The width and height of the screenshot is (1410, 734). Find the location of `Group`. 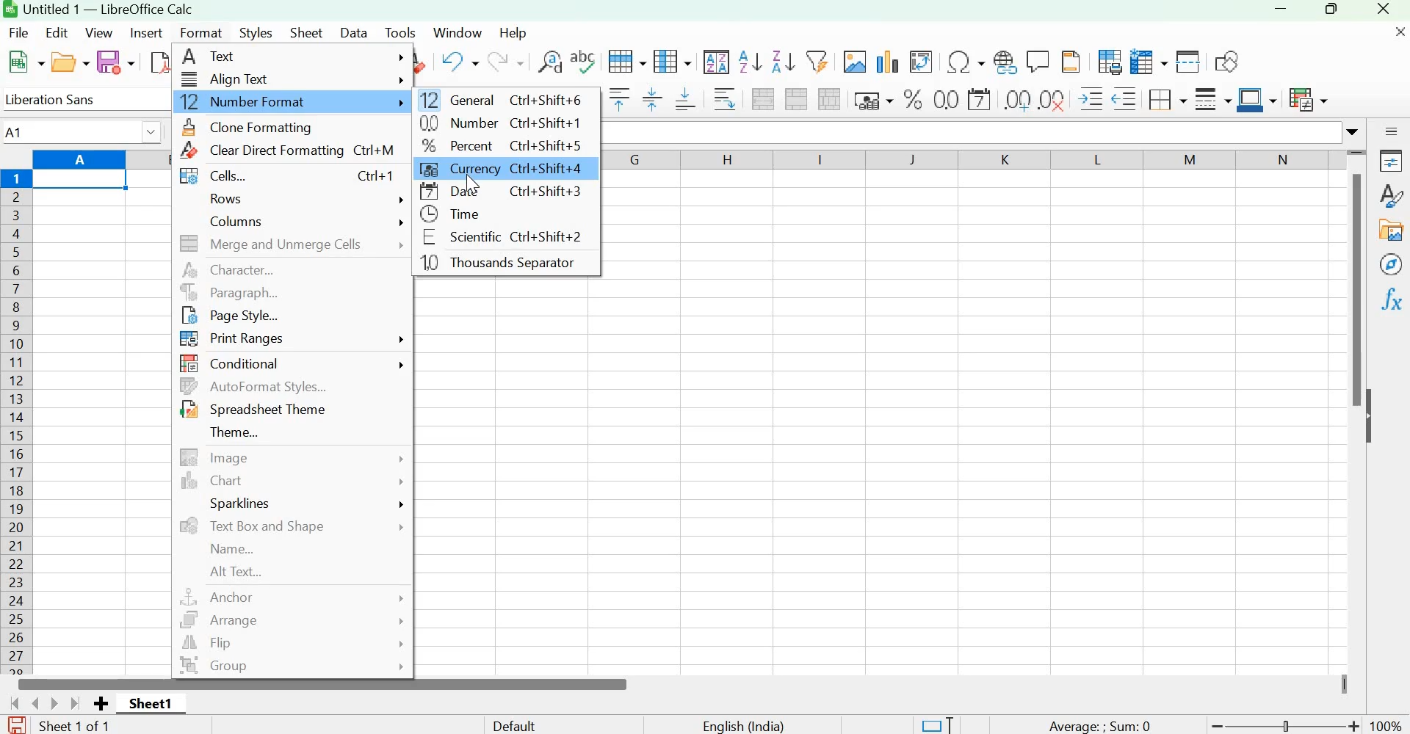

Group is located at coordinates (292, 667).